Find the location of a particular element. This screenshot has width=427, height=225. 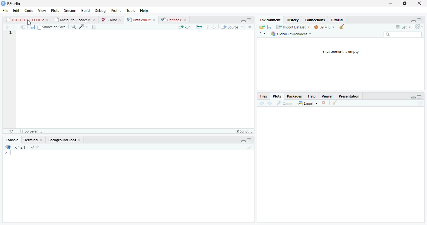

Clean is located at coordinates (249, 147).